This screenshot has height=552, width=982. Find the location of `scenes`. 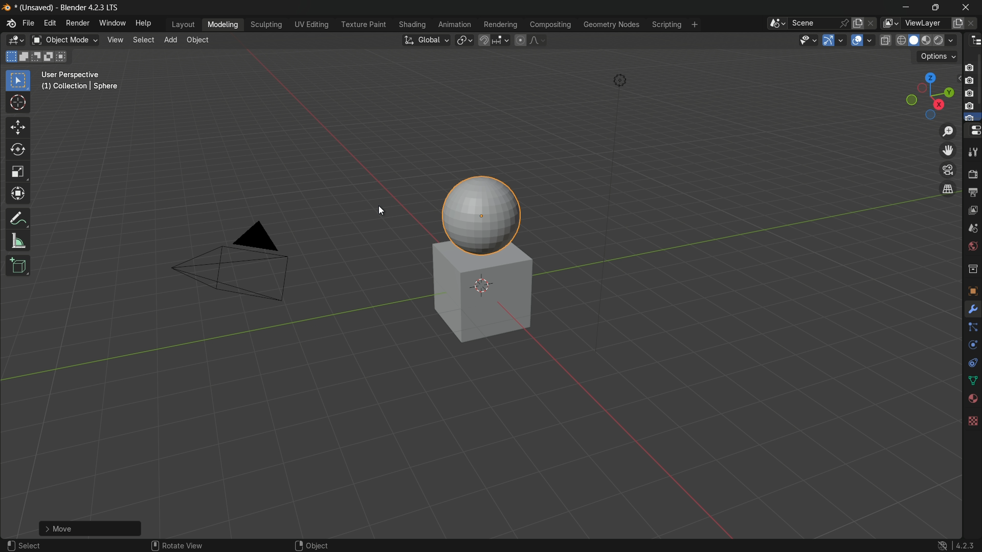

scenes is located at coordinates (972, 227).